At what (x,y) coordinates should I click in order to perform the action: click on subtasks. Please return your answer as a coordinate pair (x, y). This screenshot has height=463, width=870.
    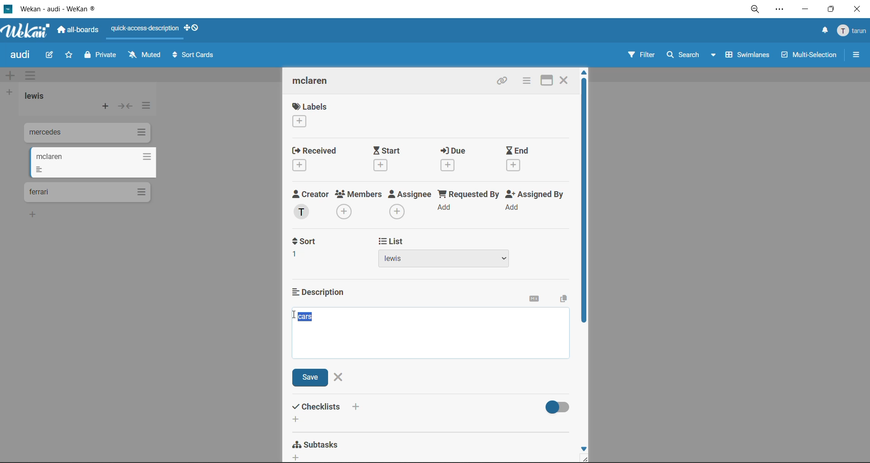
    Looking at the image, I should click on (319, 448).